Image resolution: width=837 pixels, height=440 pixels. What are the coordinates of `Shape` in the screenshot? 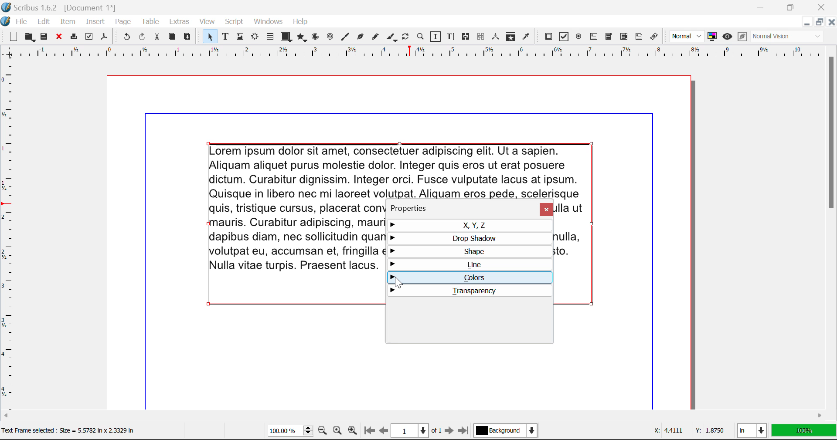 It's located at (470, 251).